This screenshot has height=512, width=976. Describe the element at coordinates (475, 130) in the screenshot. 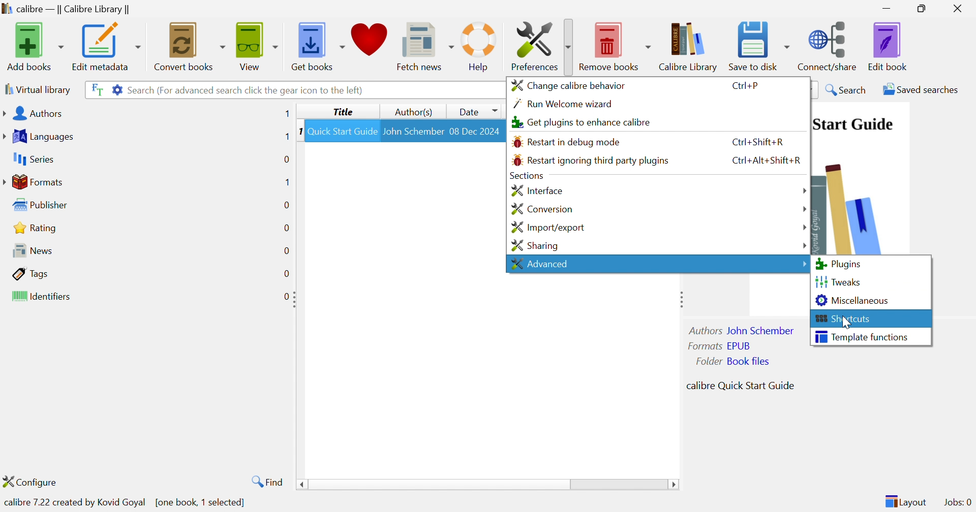

I see `08 Dec 2024` at that location.